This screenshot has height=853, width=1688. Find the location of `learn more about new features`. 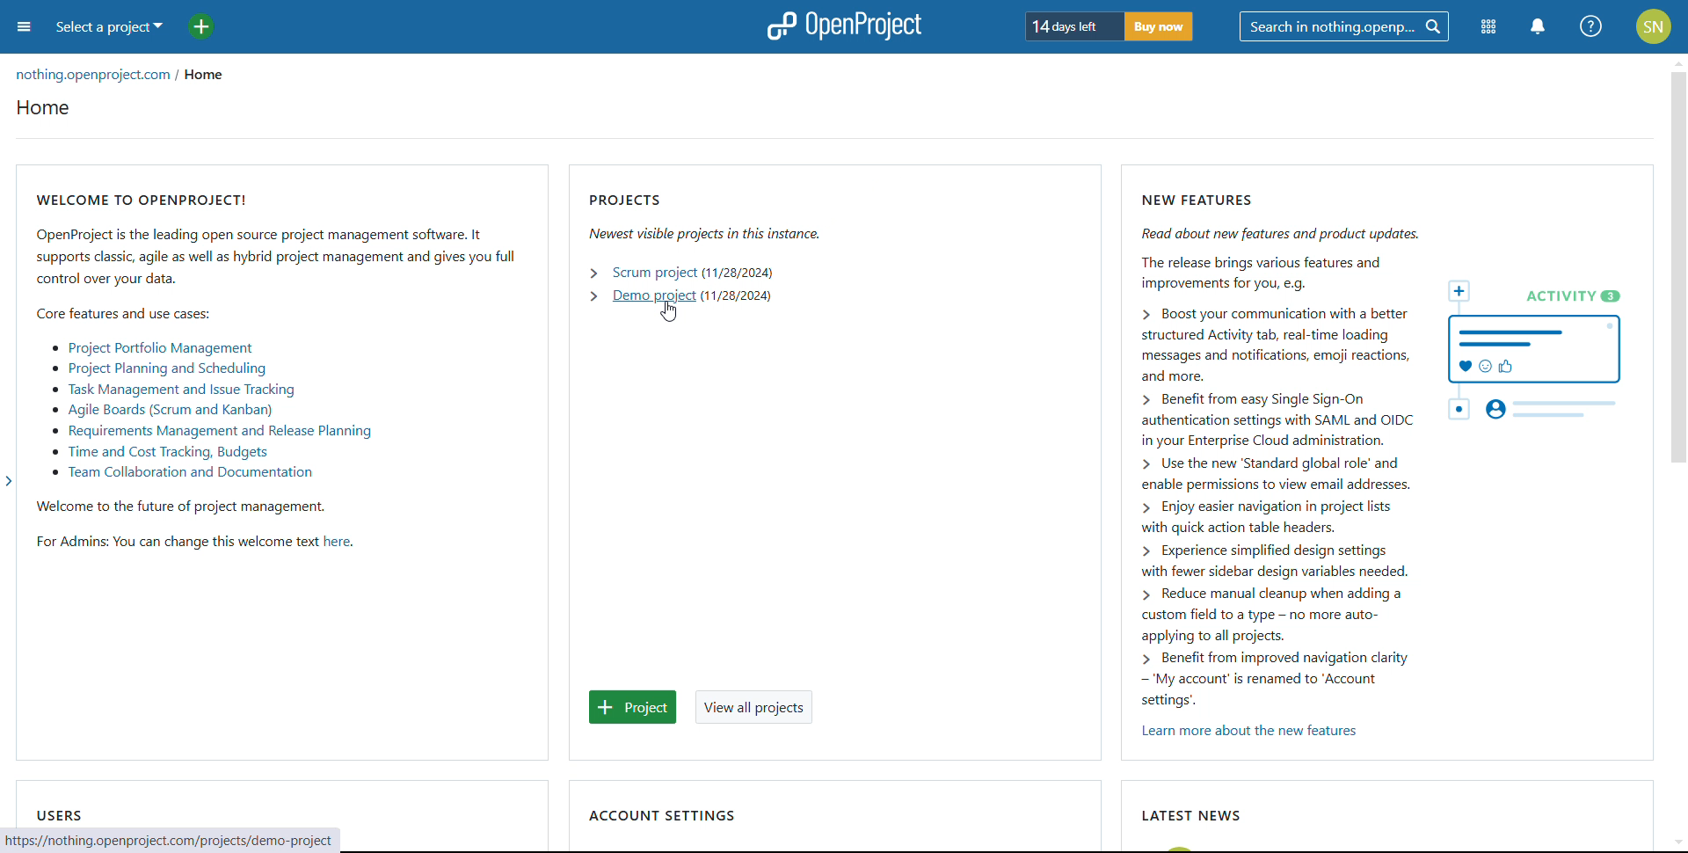

learn more about new features is located at coordinates (1247, 731).